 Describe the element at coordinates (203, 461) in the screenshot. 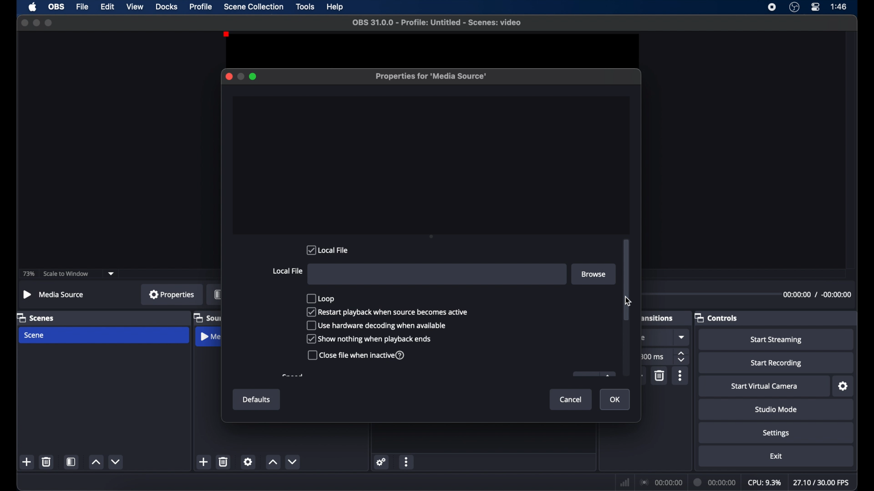

I see `add` at that location.